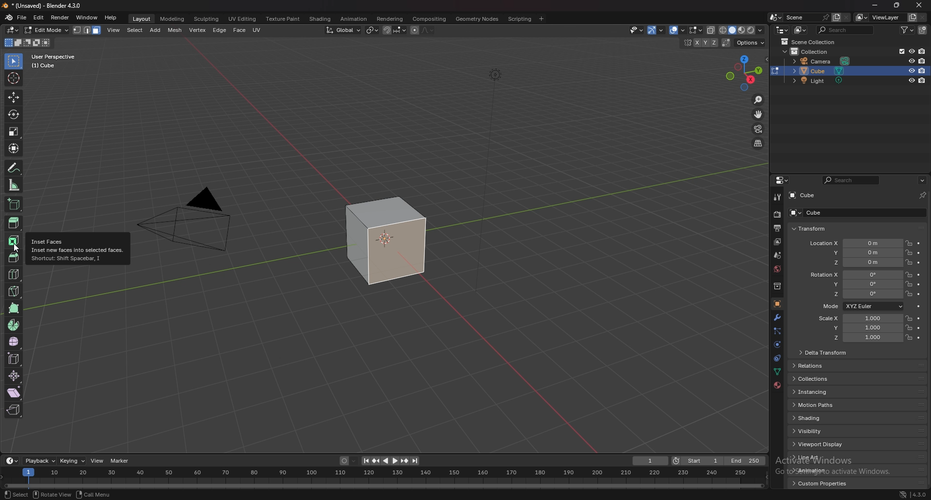  Describe the element at coordinates (922, 71) in the screenshot. I see `disable in render` at that location.